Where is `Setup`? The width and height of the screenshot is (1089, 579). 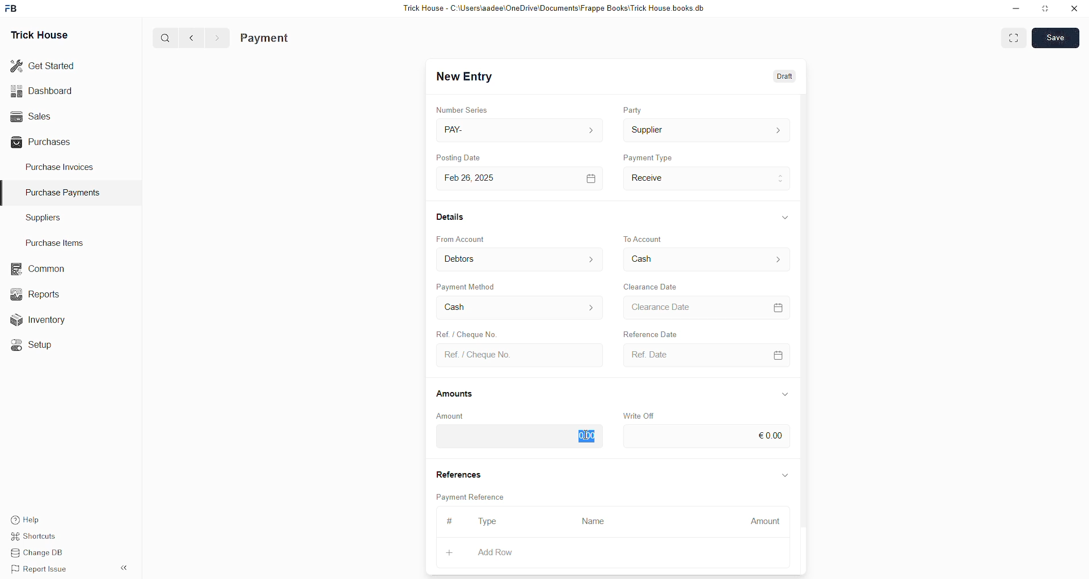
Setup is located at coordinates (31, 344).